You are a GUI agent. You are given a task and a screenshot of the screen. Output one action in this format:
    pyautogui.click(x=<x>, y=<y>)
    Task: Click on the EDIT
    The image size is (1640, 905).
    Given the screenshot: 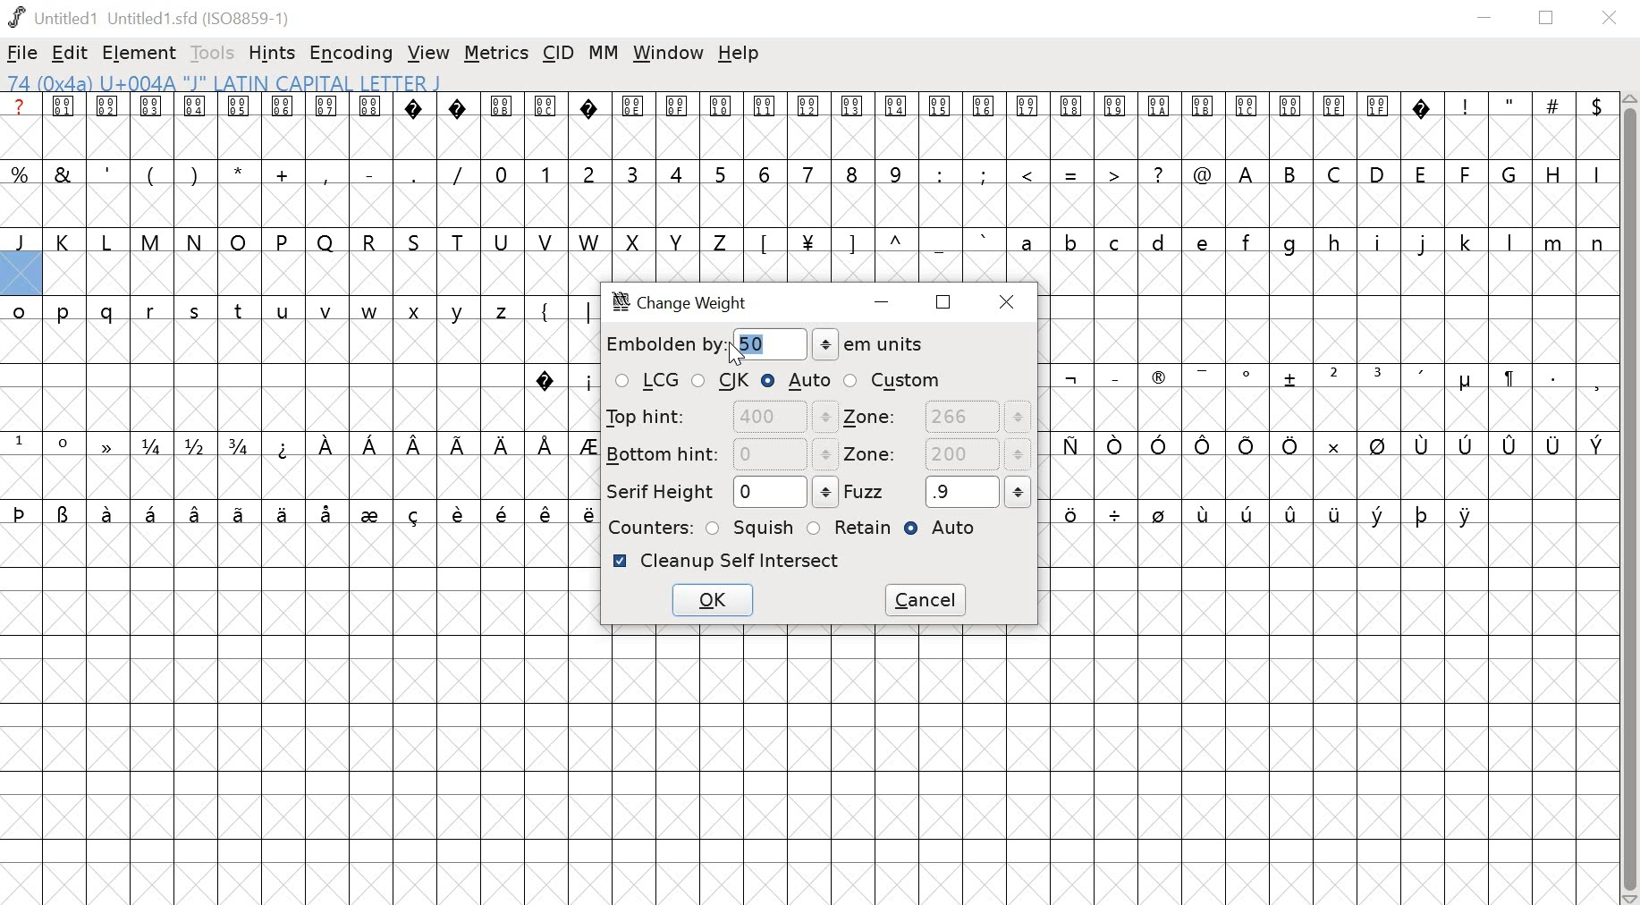 What is the action you would take?
    pyautogui.click(x=71, y=55)
    